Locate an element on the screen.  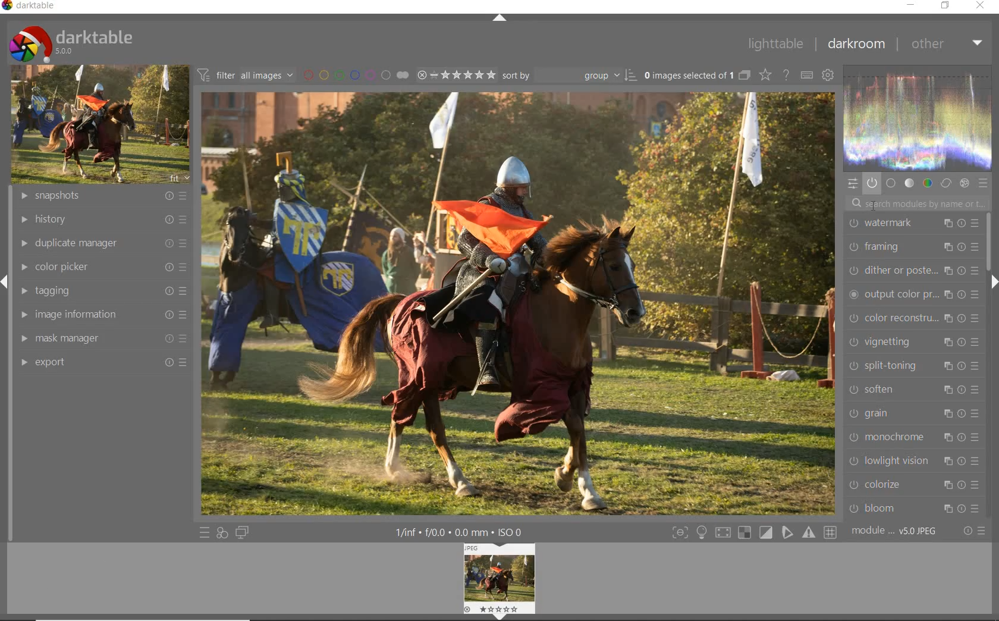
darkroom is located at coordinates (856, 45).